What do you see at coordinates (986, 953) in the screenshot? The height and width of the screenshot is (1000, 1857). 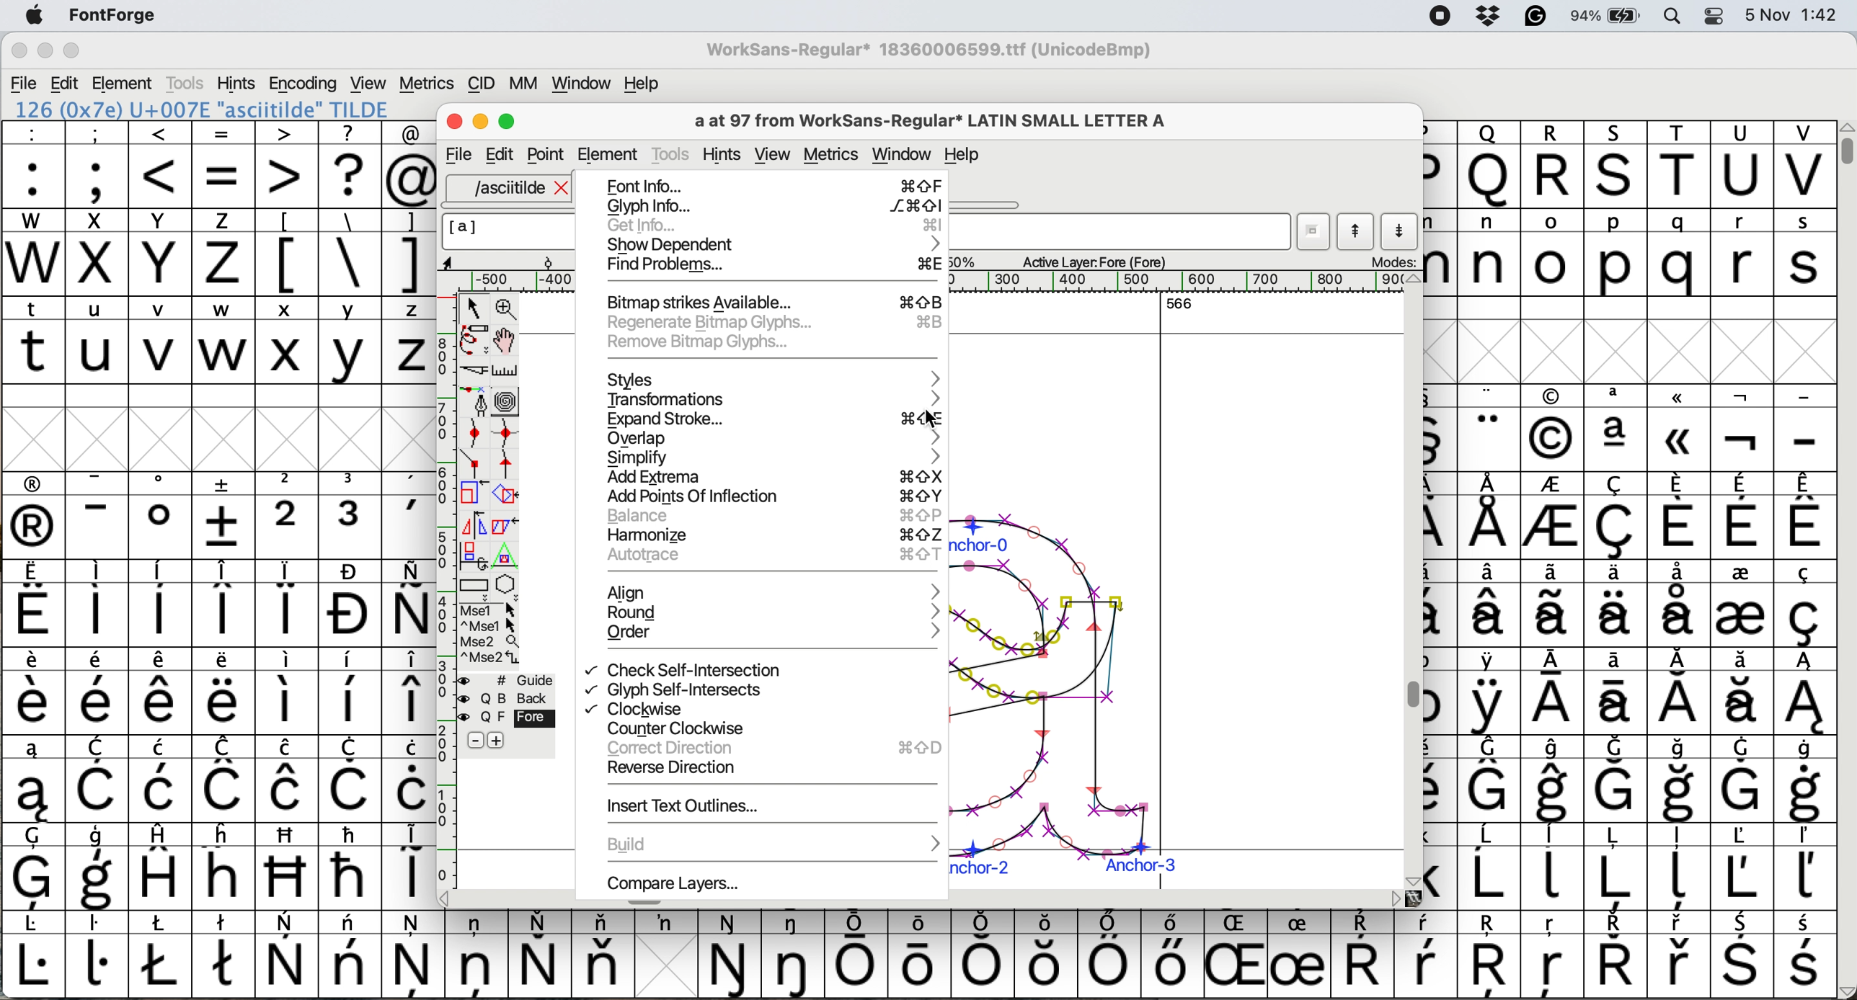 I see `symbol` at bounding box center [986, 953].